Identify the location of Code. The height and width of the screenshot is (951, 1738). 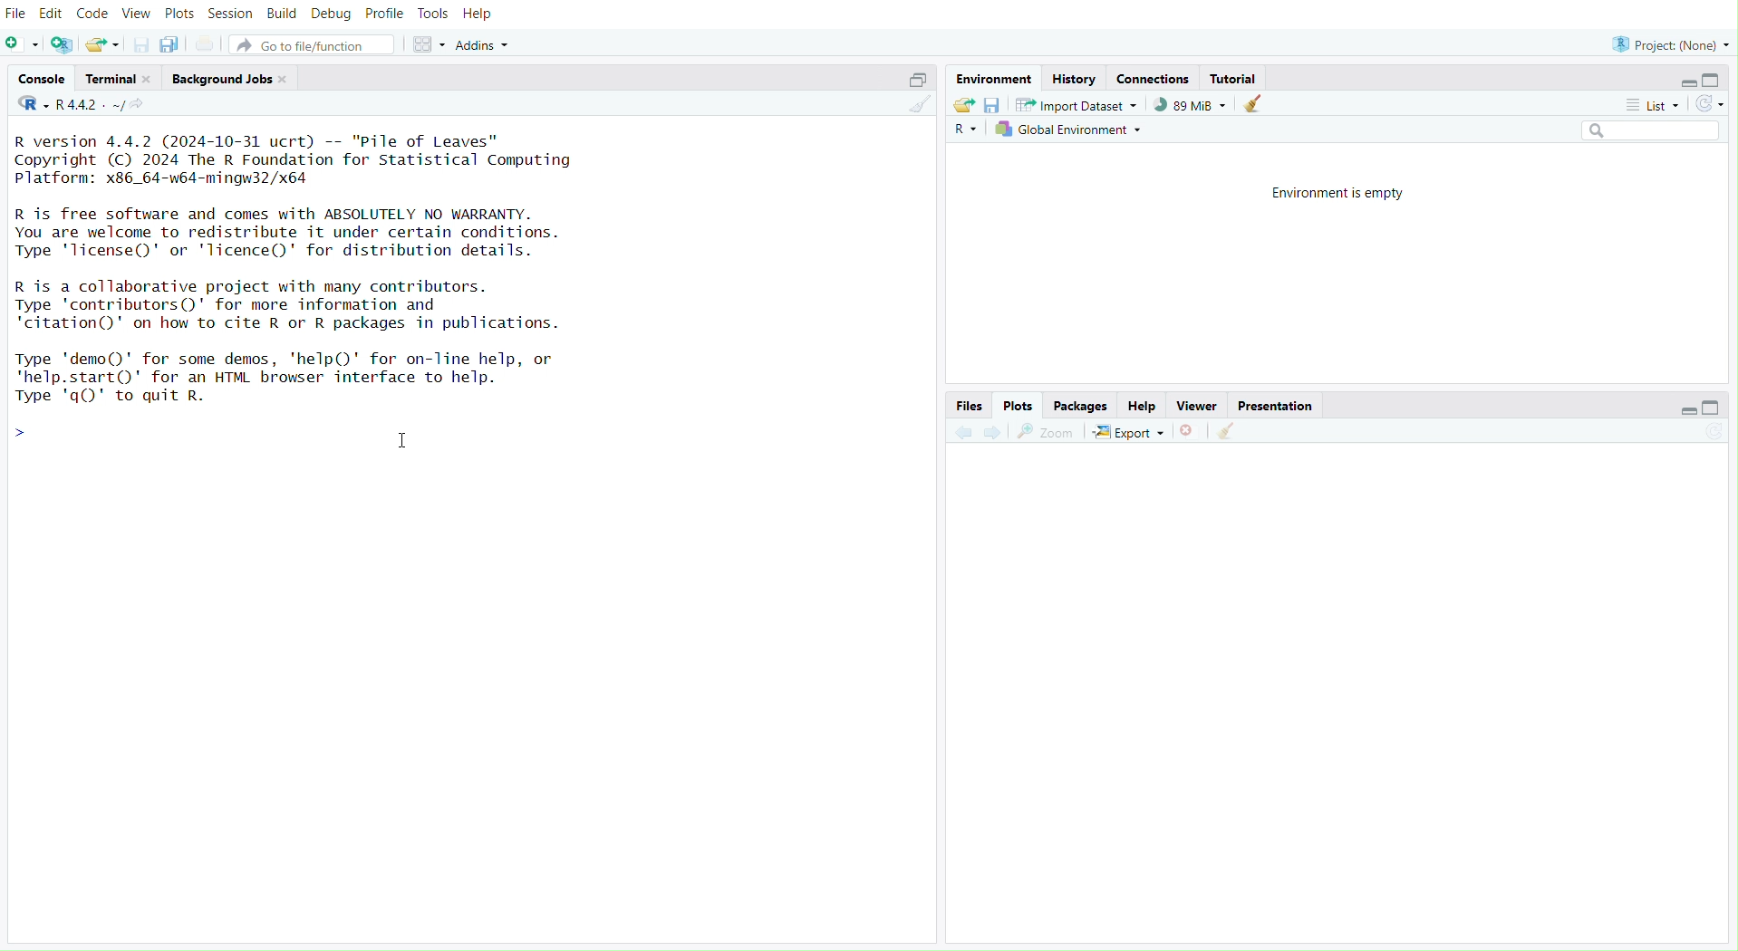
(91, 13).